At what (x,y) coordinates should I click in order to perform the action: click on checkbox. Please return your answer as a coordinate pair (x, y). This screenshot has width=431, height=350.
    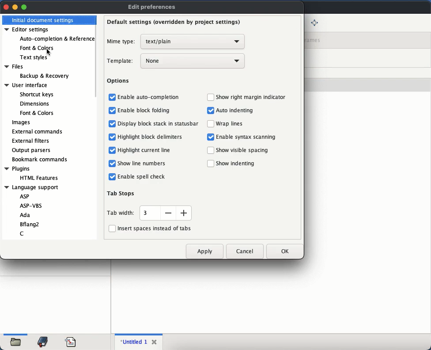
    Looking at the image, I should click on (111, 177).